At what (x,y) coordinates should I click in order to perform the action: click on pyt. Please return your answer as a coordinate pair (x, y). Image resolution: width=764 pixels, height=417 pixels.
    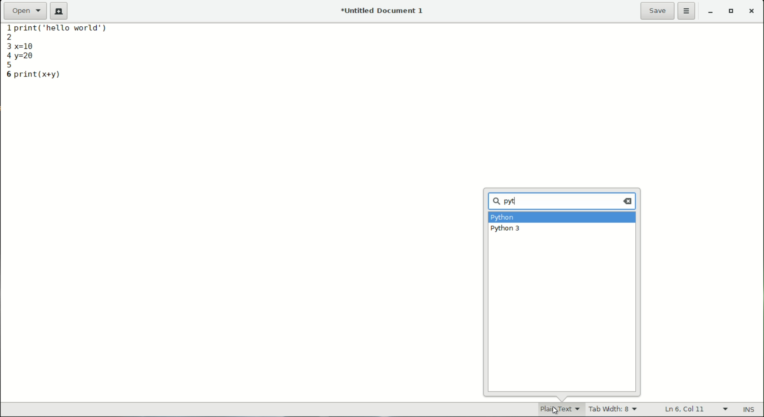
    Looking at the image, I should click on (507, 202).